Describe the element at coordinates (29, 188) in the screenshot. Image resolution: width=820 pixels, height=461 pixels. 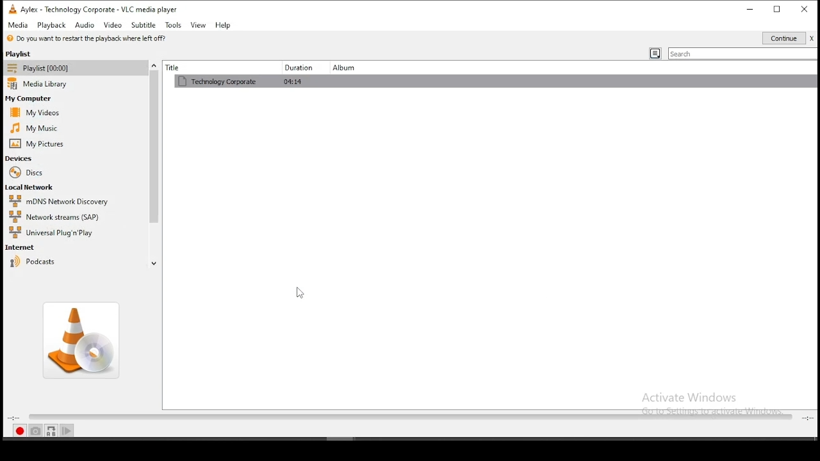
I see `local network` at that location.